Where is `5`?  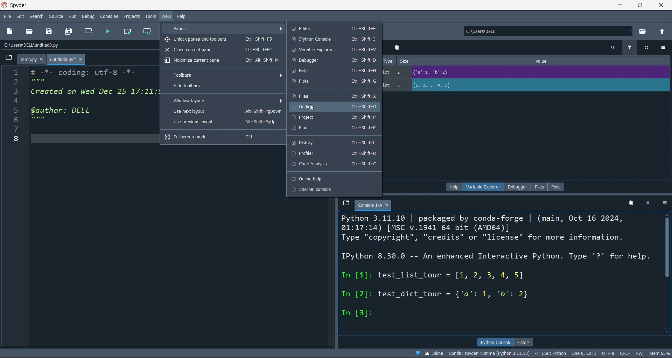 5 is located at coordinates (401, 85).